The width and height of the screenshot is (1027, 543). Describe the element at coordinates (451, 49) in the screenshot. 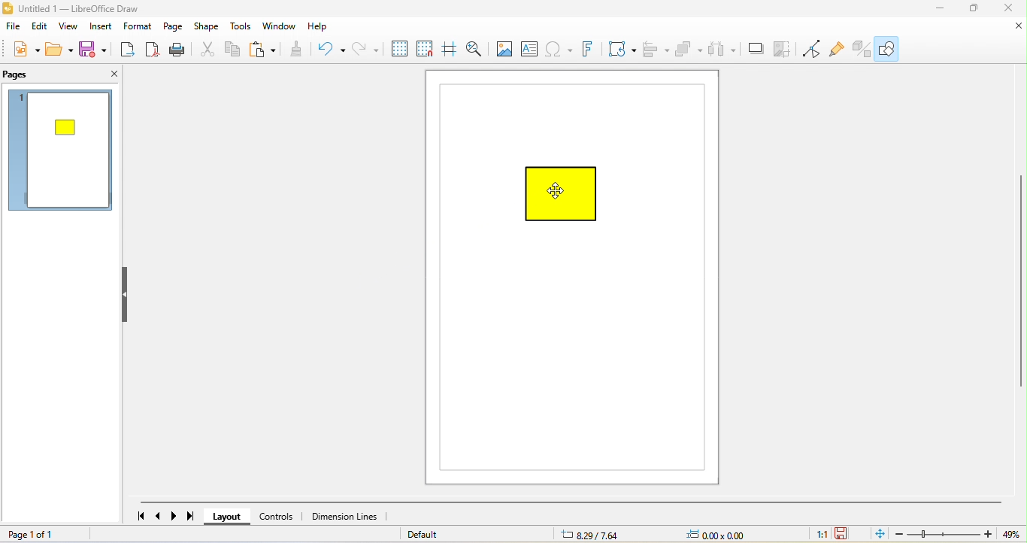

I see `helpline while moving` at that location.